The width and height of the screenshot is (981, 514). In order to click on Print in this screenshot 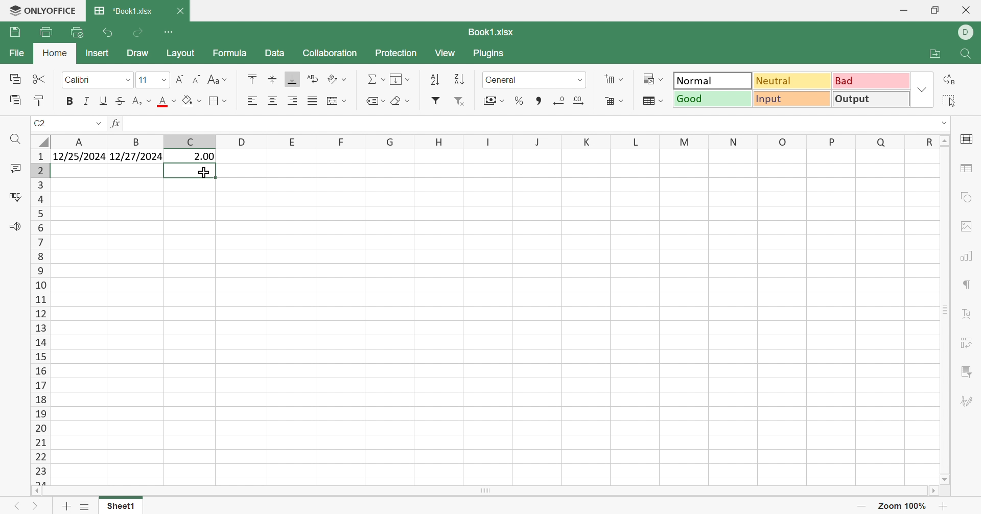, I will do `click(14, 32)`.